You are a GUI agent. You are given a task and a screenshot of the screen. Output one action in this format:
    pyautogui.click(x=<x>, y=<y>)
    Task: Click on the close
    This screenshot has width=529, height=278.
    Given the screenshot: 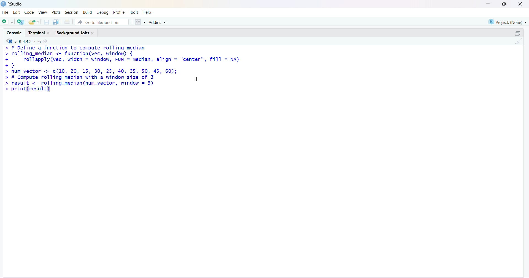 What is the action you would take?
    pyautogui.click(x=48, y=33)
    